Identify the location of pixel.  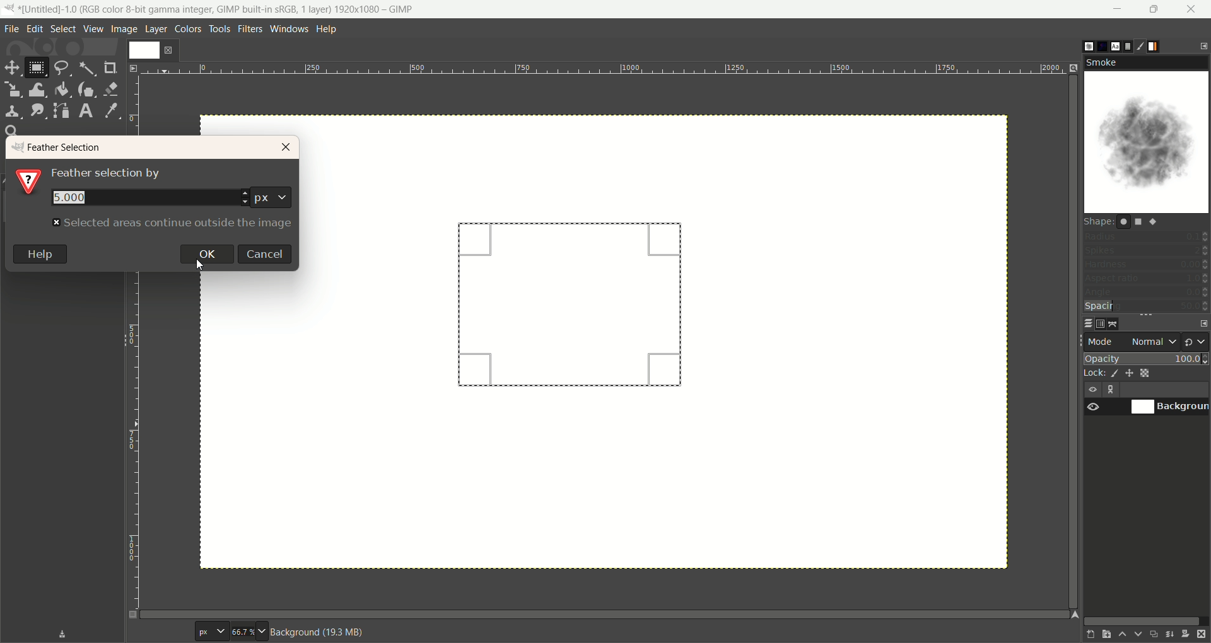
(270, 196).